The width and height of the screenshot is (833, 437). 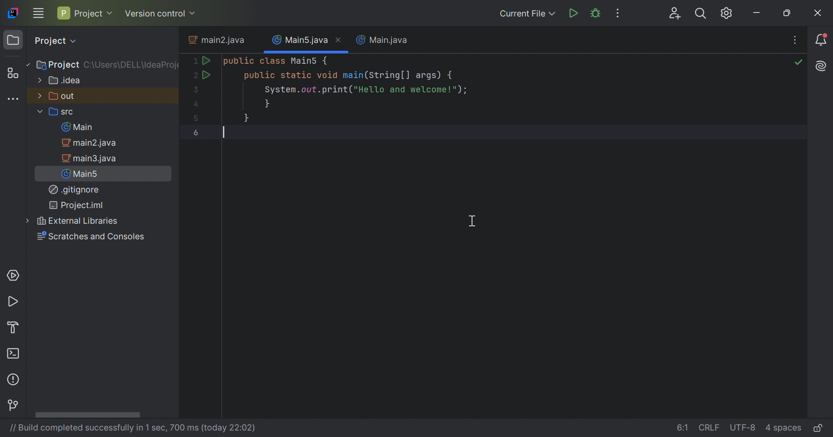 I want to click on Project, so click(x=55, y=41).